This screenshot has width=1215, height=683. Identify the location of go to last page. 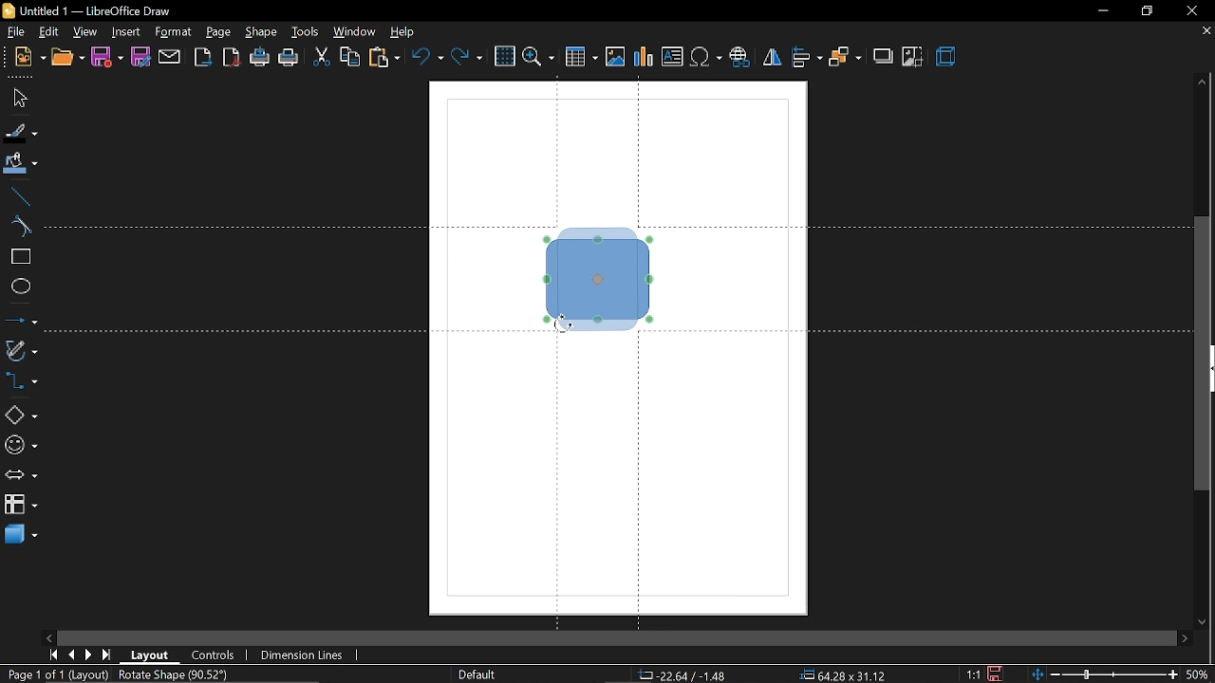
(108, 655).